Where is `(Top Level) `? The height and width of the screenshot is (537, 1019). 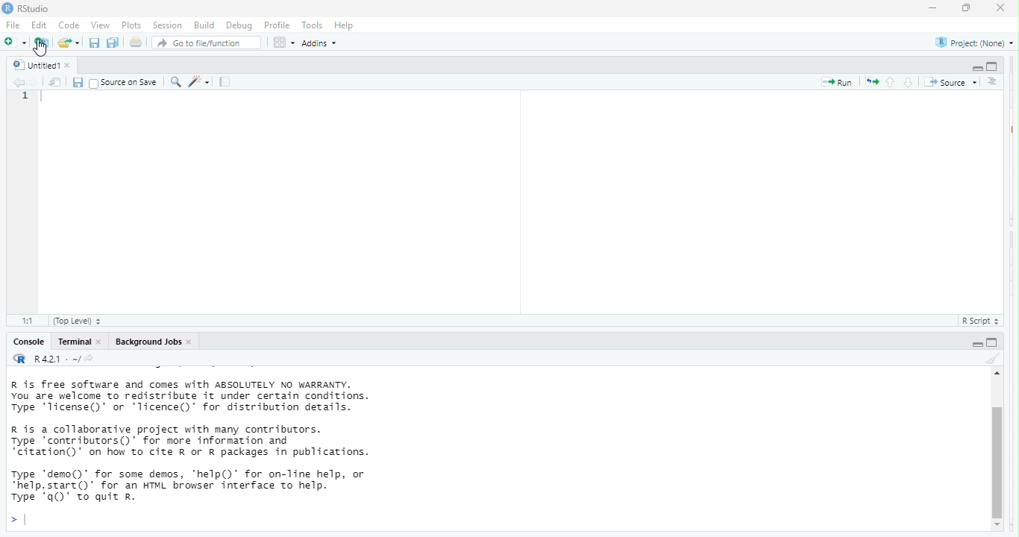 (Top Level)  is located at coordinates (78, 321).